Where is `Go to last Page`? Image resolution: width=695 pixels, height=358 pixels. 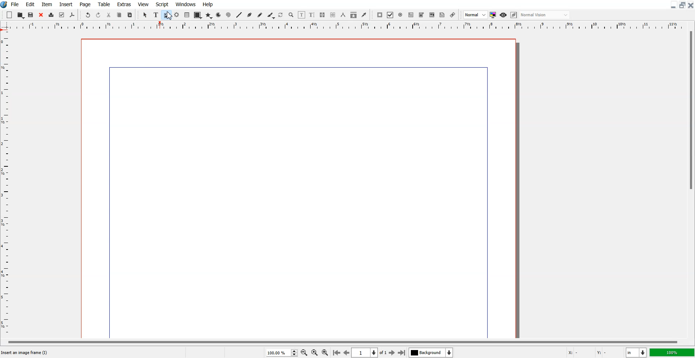 Go to last Page is located at coordinates (402, 353).